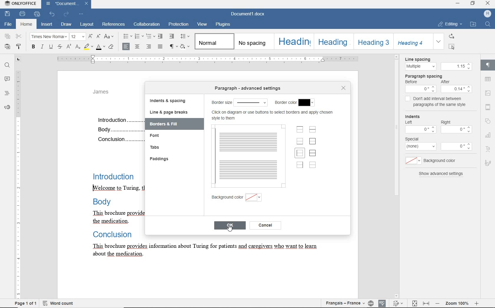  What do you see at coordinates (230, 226) in the screenshot?
I see `ok` at bounding box center [230, 226].